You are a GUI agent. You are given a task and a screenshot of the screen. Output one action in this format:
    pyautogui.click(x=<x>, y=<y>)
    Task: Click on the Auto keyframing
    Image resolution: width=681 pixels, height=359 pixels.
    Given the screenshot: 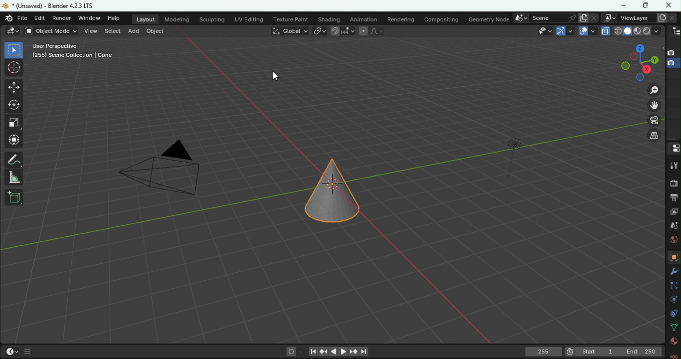 What is the action you would take?
    pyautogui.click(x=301, y=352)
    